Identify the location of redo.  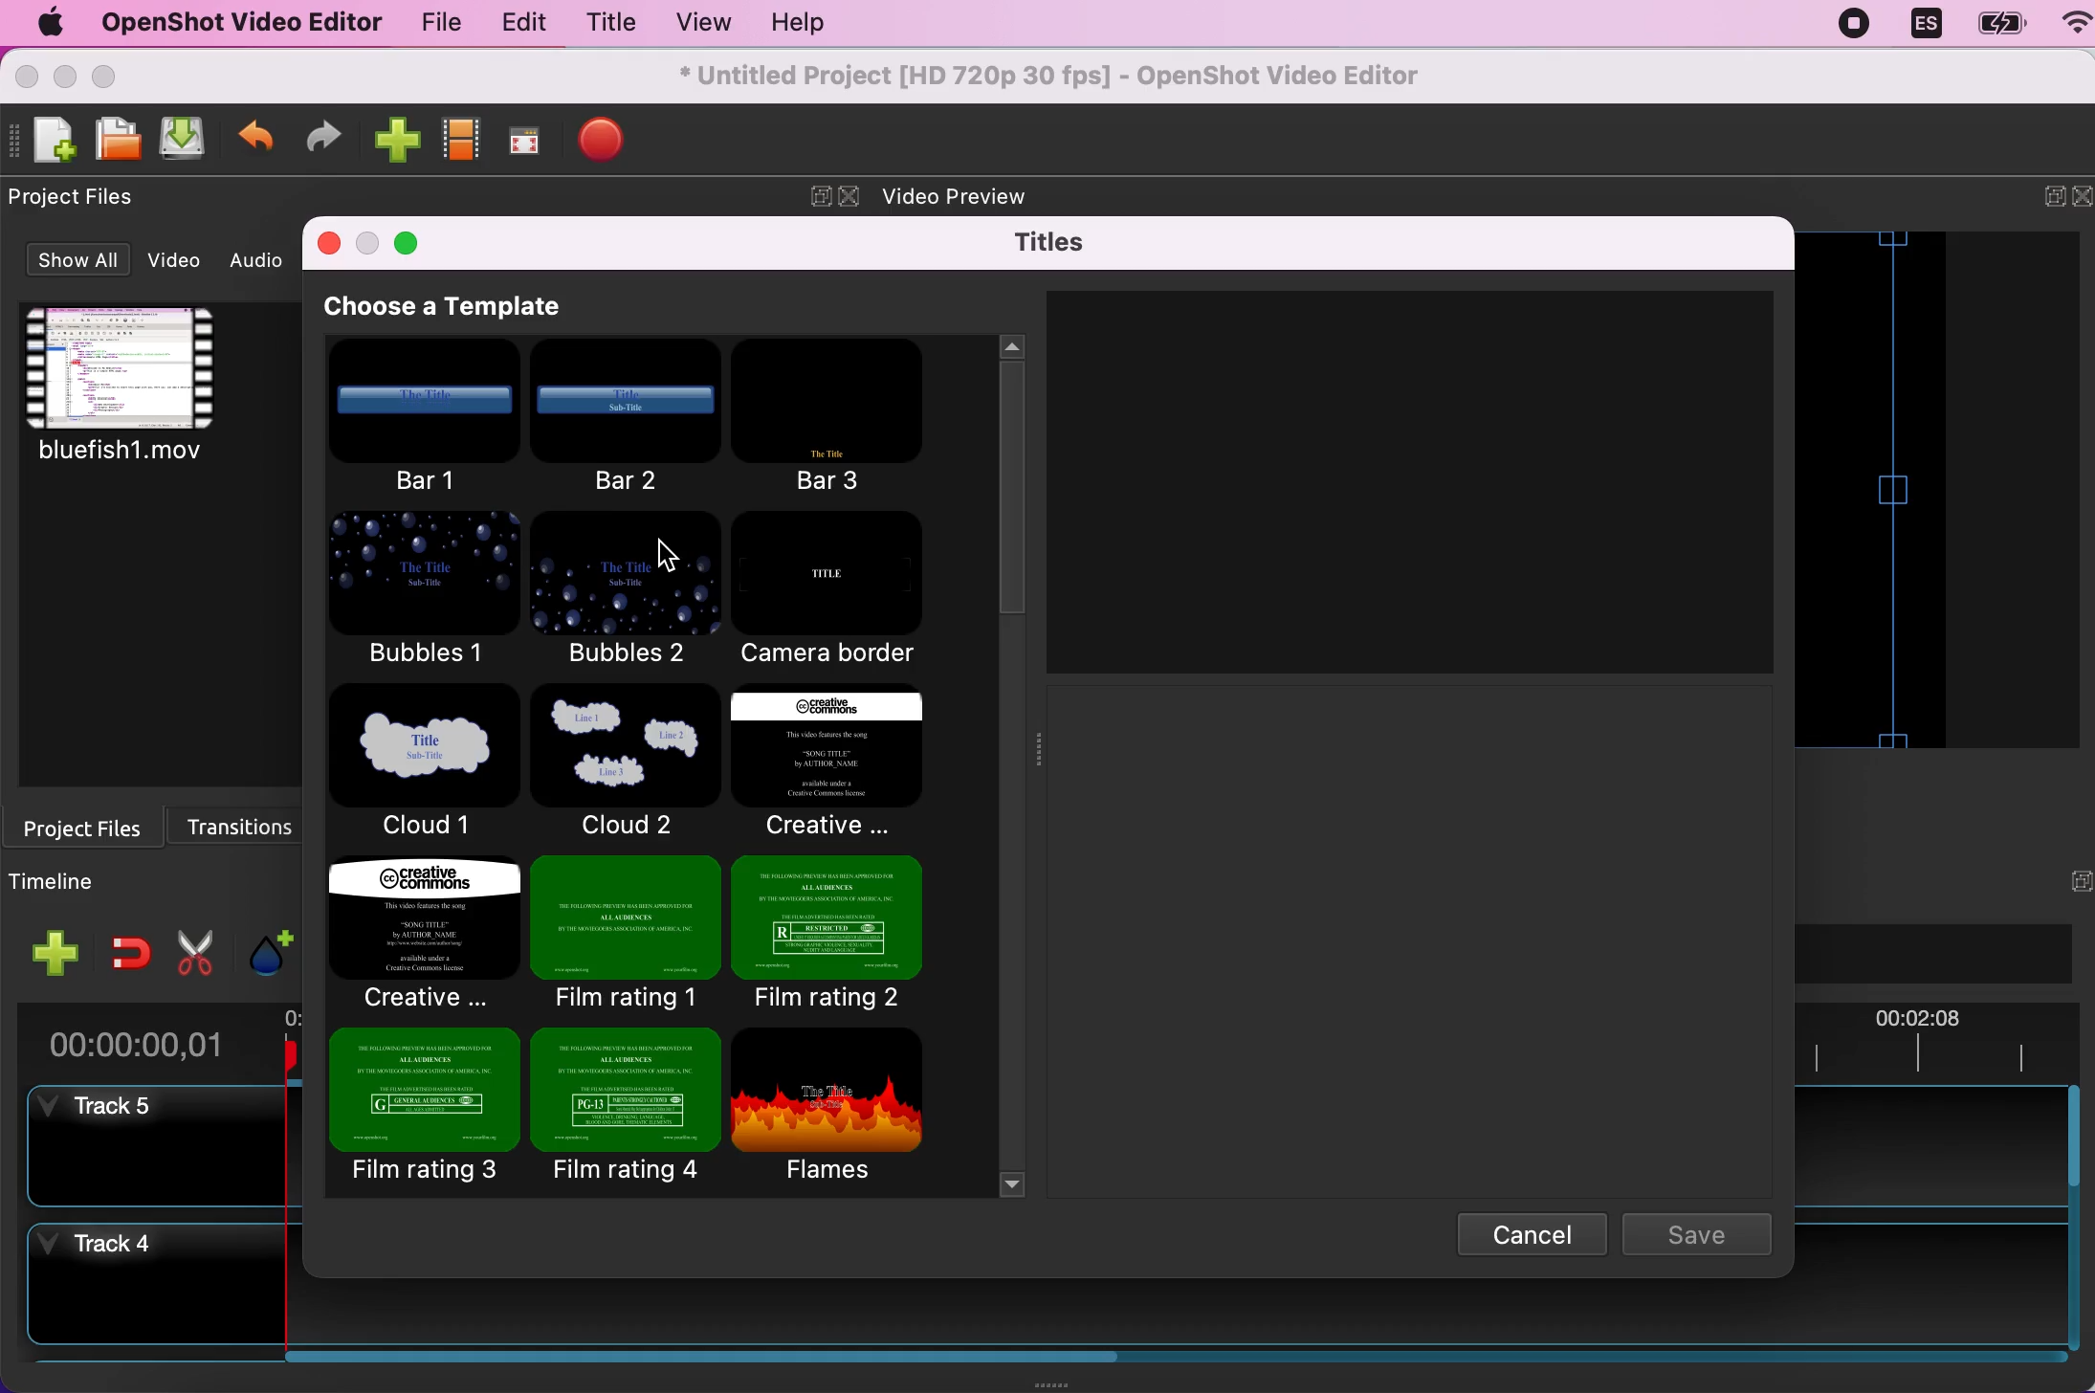
(323, 140).